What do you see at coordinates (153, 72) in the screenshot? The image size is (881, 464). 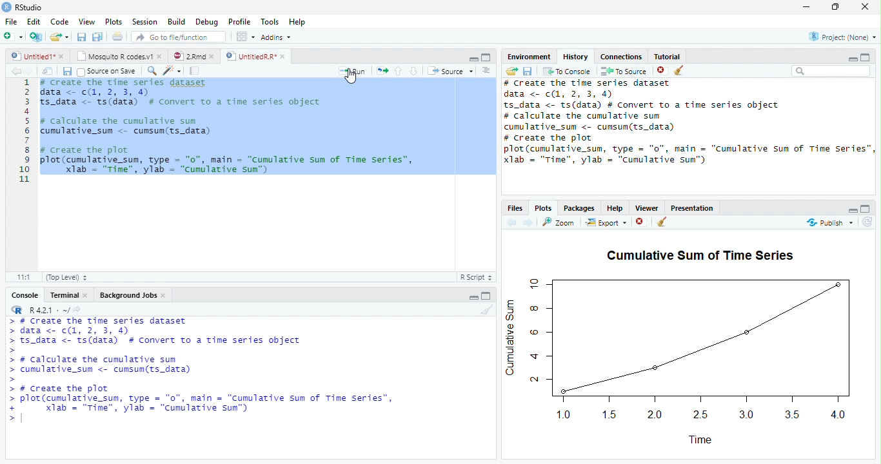 I see `Zoom` at bounding box center [153, 72].